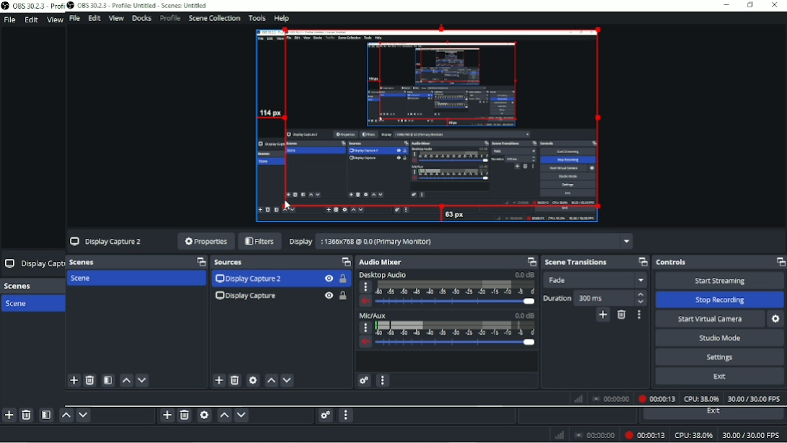 The image size is (787, 443). Describe the element at coordinates (776, 317) in the screenshot. I see `Settings` at that location.